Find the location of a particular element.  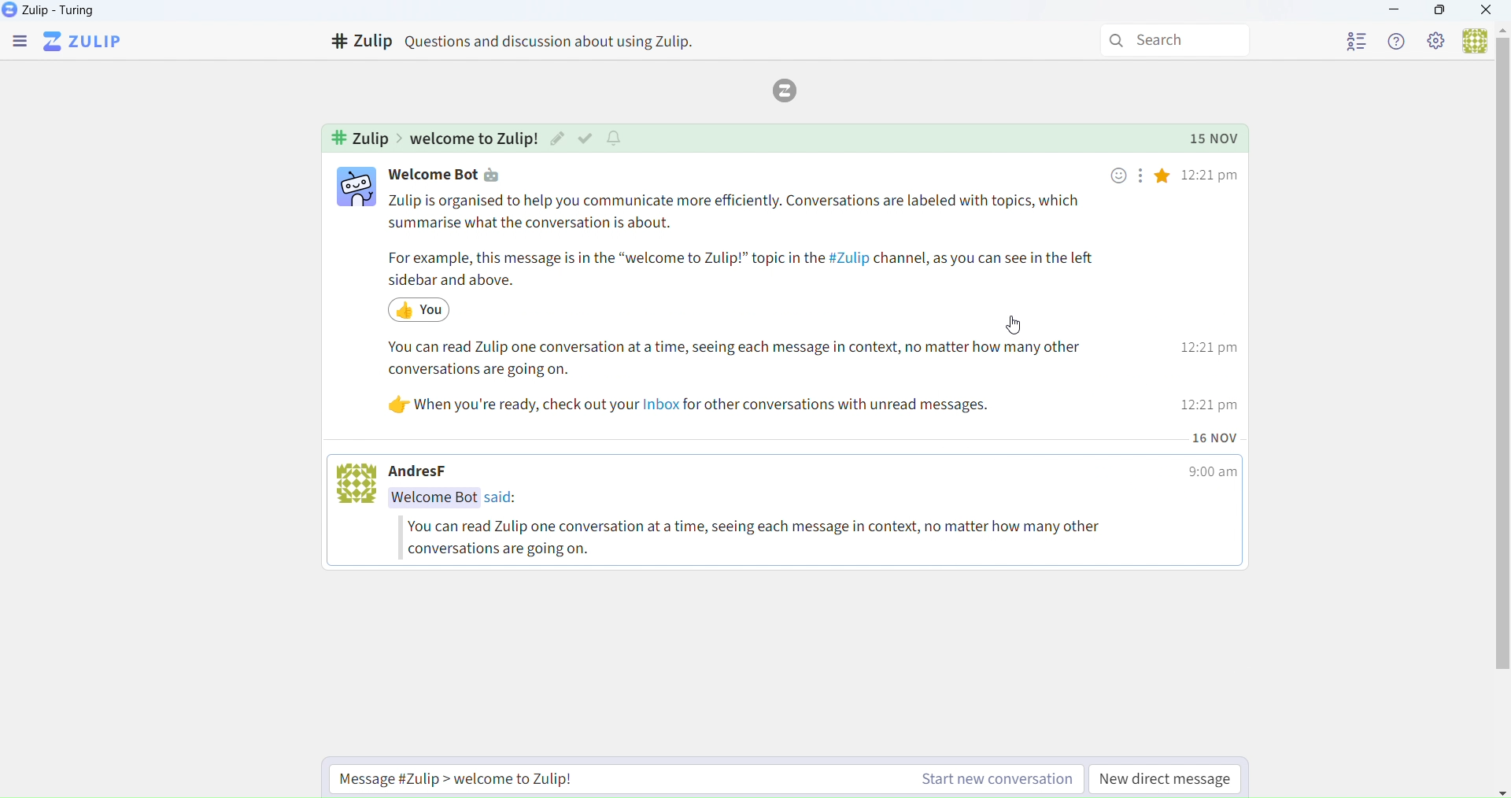

Start new conversation is located at coordinates (697, 778).